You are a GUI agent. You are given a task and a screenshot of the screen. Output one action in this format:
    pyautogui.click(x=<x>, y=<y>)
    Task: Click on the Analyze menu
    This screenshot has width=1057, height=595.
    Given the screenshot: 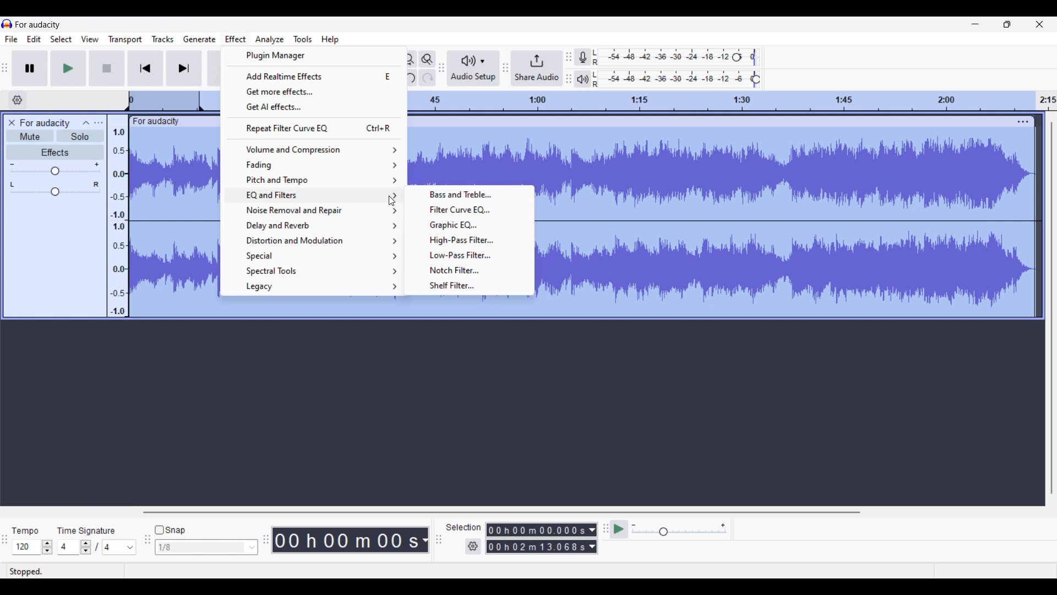 What is the action you would take?
    pyautogui.click(x=269, y=40)
    